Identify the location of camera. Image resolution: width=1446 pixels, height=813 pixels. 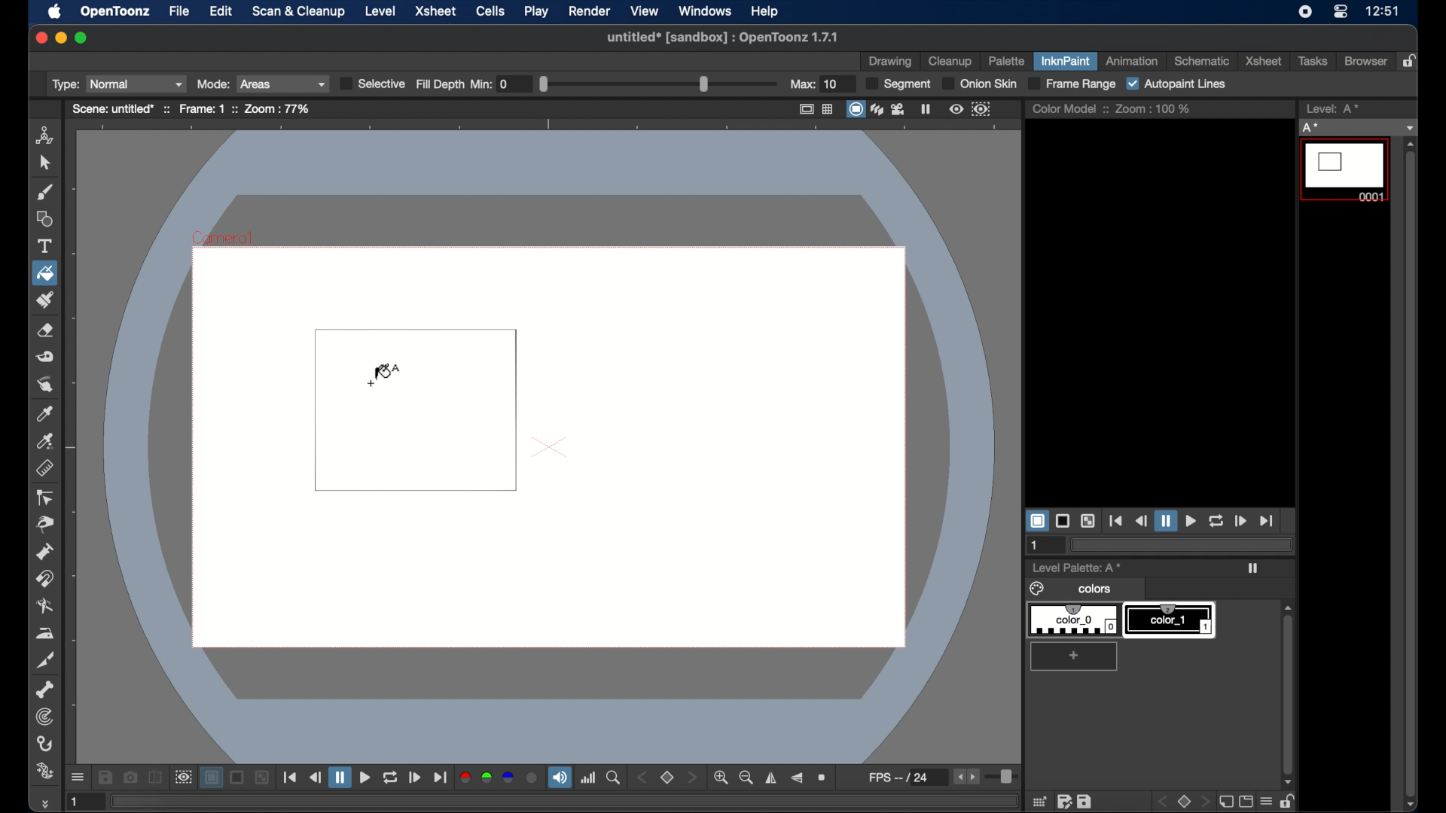
(900, 108).